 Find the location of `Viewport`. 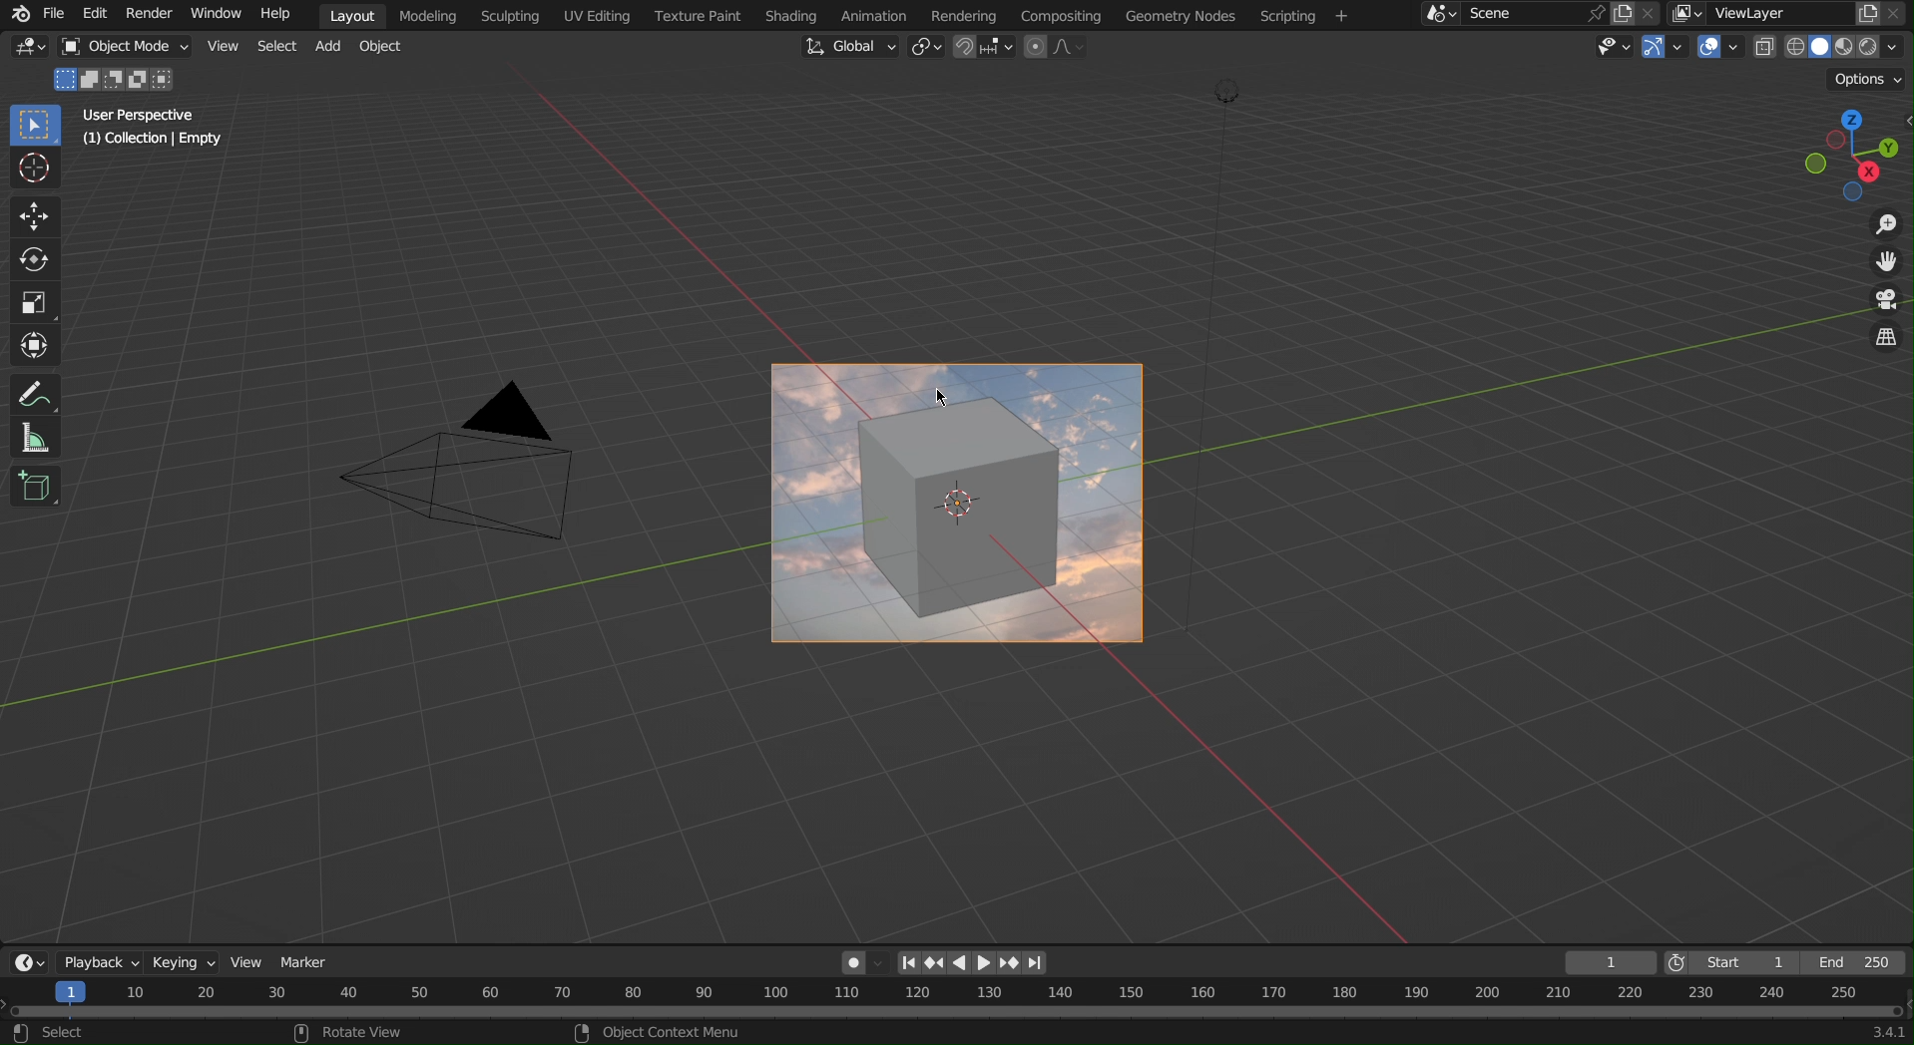

Viewport is located at coordinates (1853, 157).